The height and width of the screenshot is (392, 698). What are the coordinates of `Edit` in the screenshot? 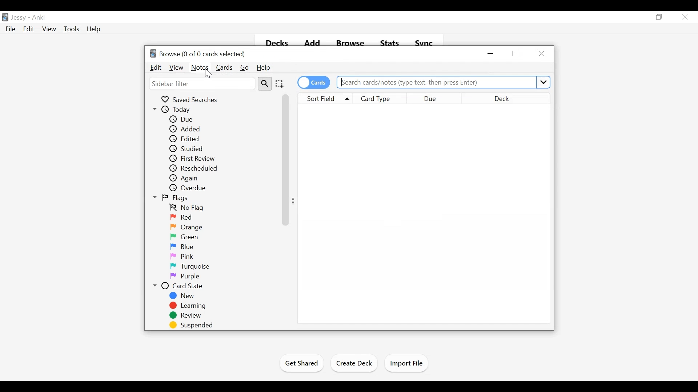 It's located at (28, 29).